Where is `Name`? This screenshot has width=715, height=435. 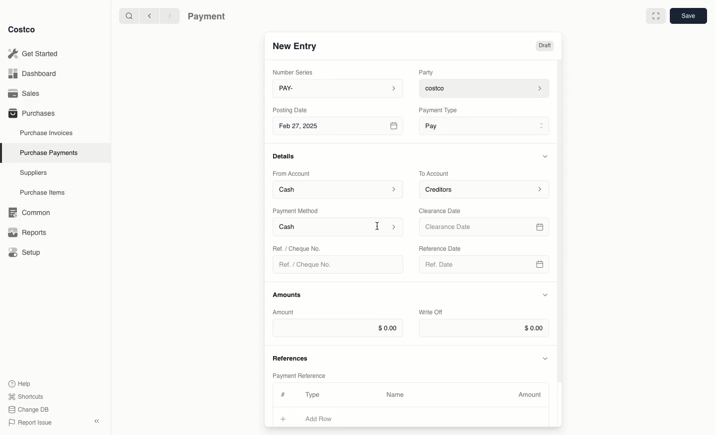 Name is located at coordinates (395, 395).